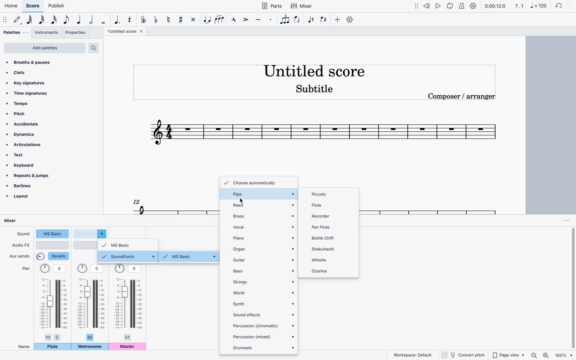 The image size is (576, 360). I want to click on pan, so click(54, 302).